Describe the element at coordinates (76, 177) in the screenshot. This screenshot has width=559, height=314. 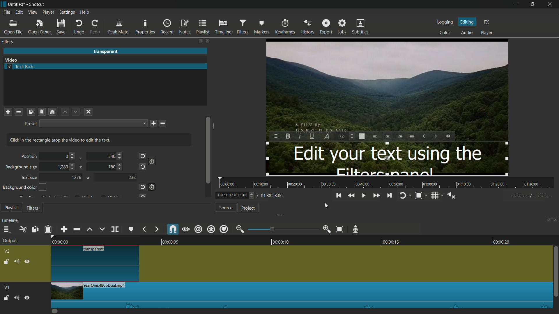
I see `1276` at that location.